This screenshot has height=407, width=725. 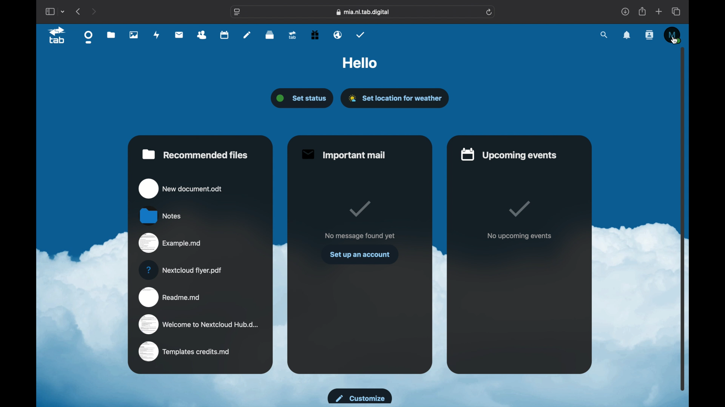 I want to click on share, so click(x=643, y=11).